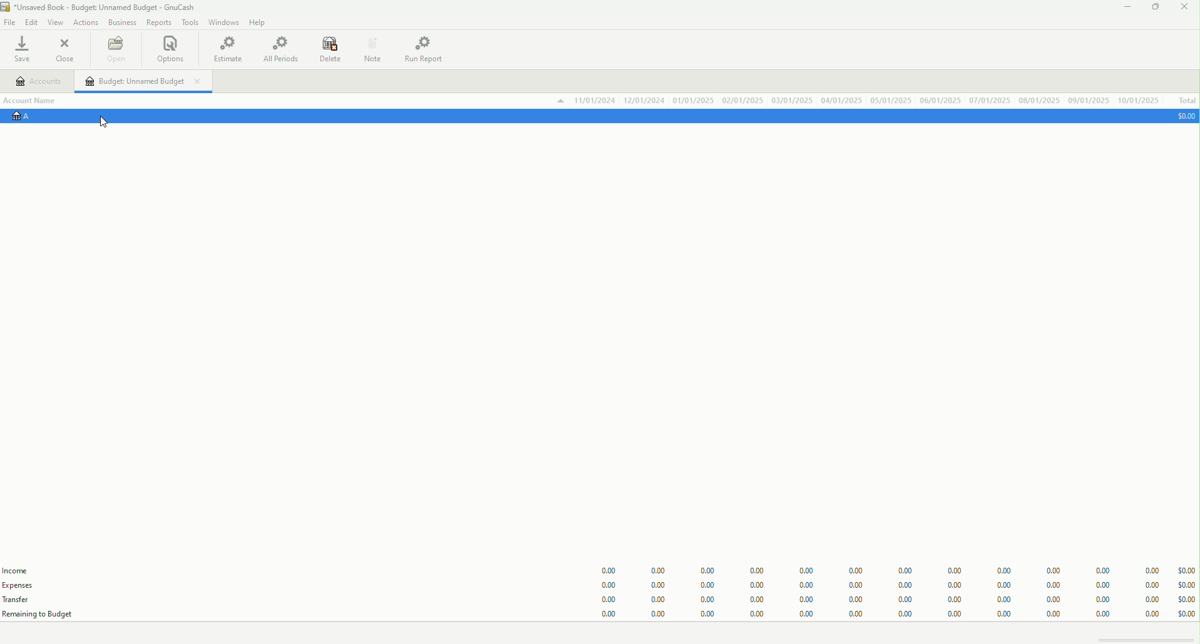  Describe the element at coordinates (157, 23) in the screenshot. I see `Reports` at that location.